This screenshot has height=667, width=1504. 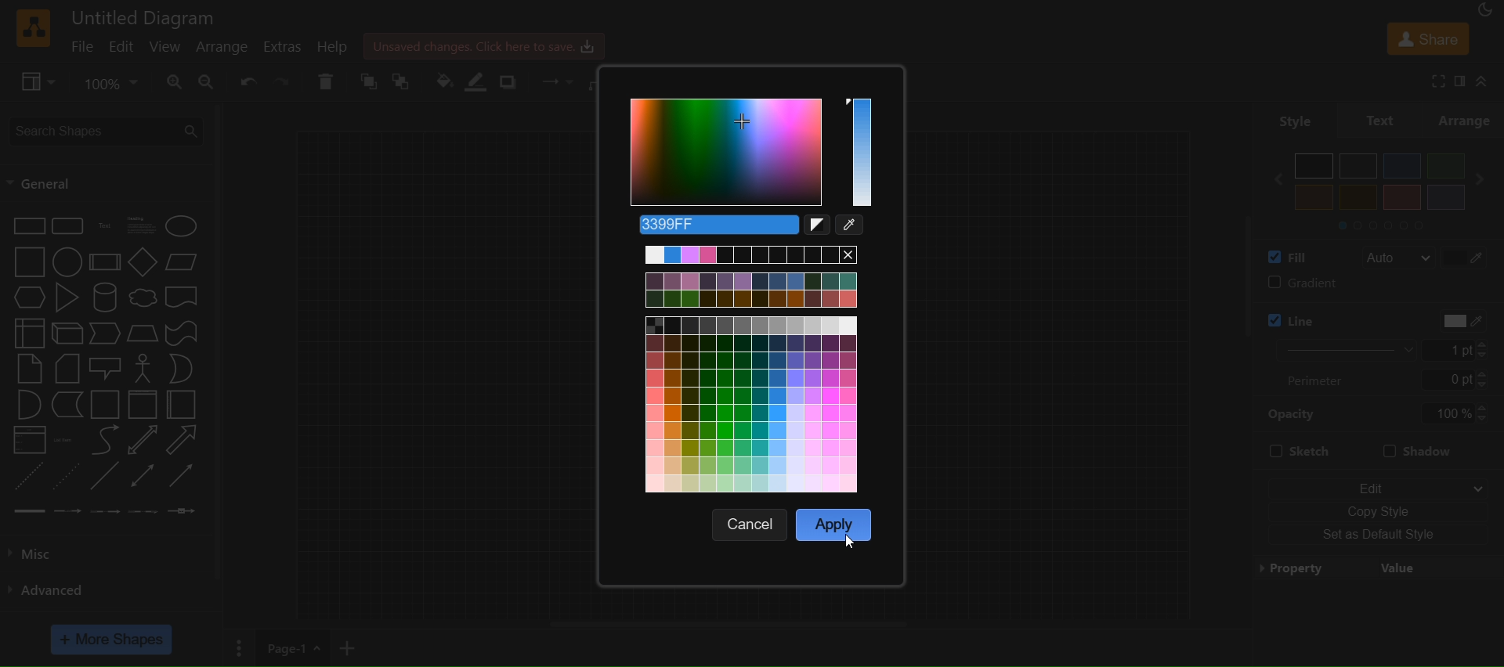 What do you see at coordinates (25, 475) in the screenshot?
I see `dashed line` at bounding box center [25, 475].